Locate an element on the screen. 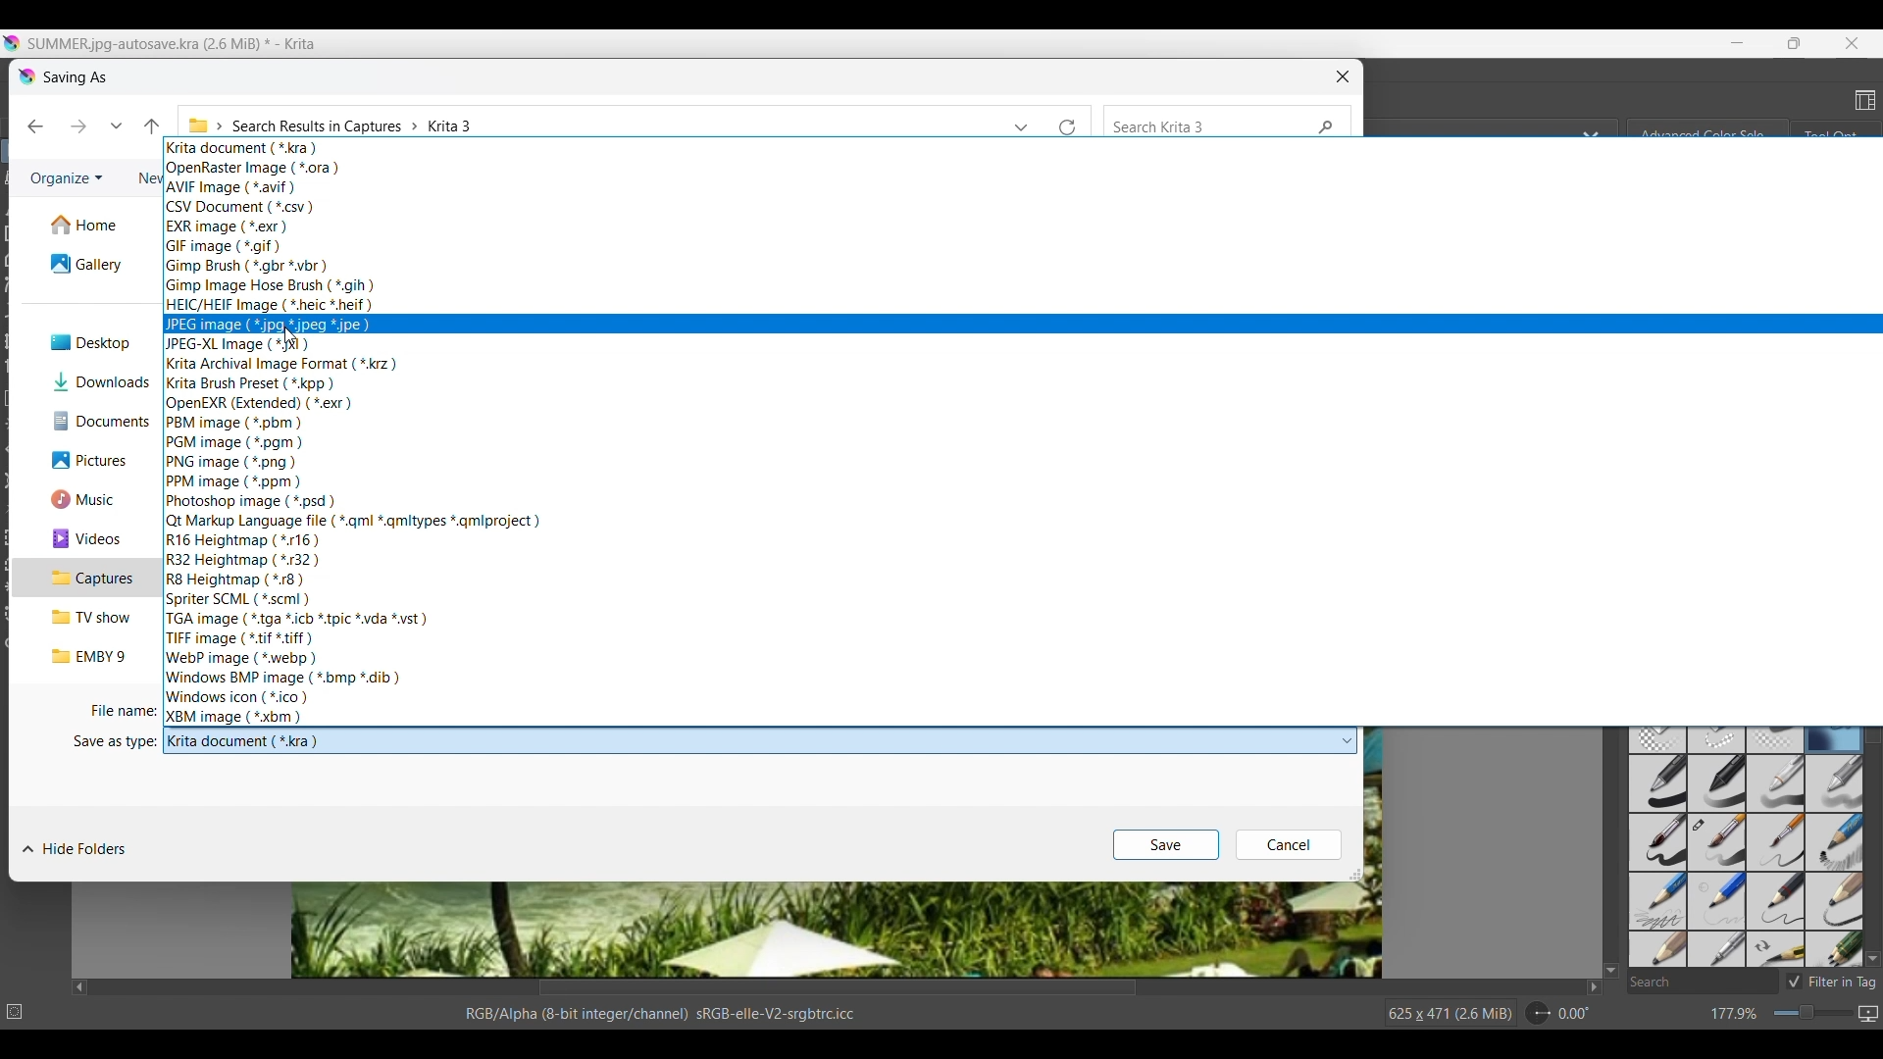 Image resolution: width=1883 pixels, height=1059 pixels. Documents folder is located at coordinates (84, 422).